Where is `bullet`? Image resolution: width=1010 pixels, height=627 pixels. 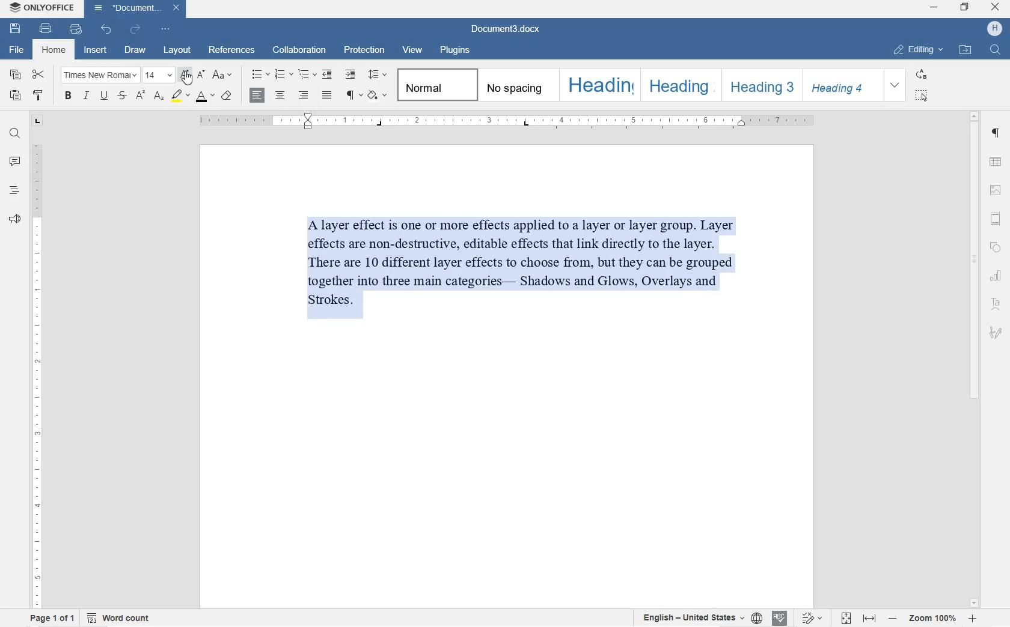
bullet is located at coordinates (260, 73).